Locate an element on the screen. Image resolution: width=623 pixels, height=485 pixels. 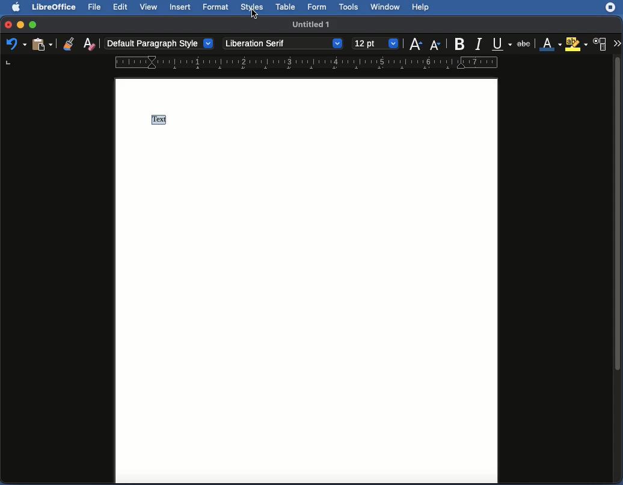
View is located at coordinates (150, 7).